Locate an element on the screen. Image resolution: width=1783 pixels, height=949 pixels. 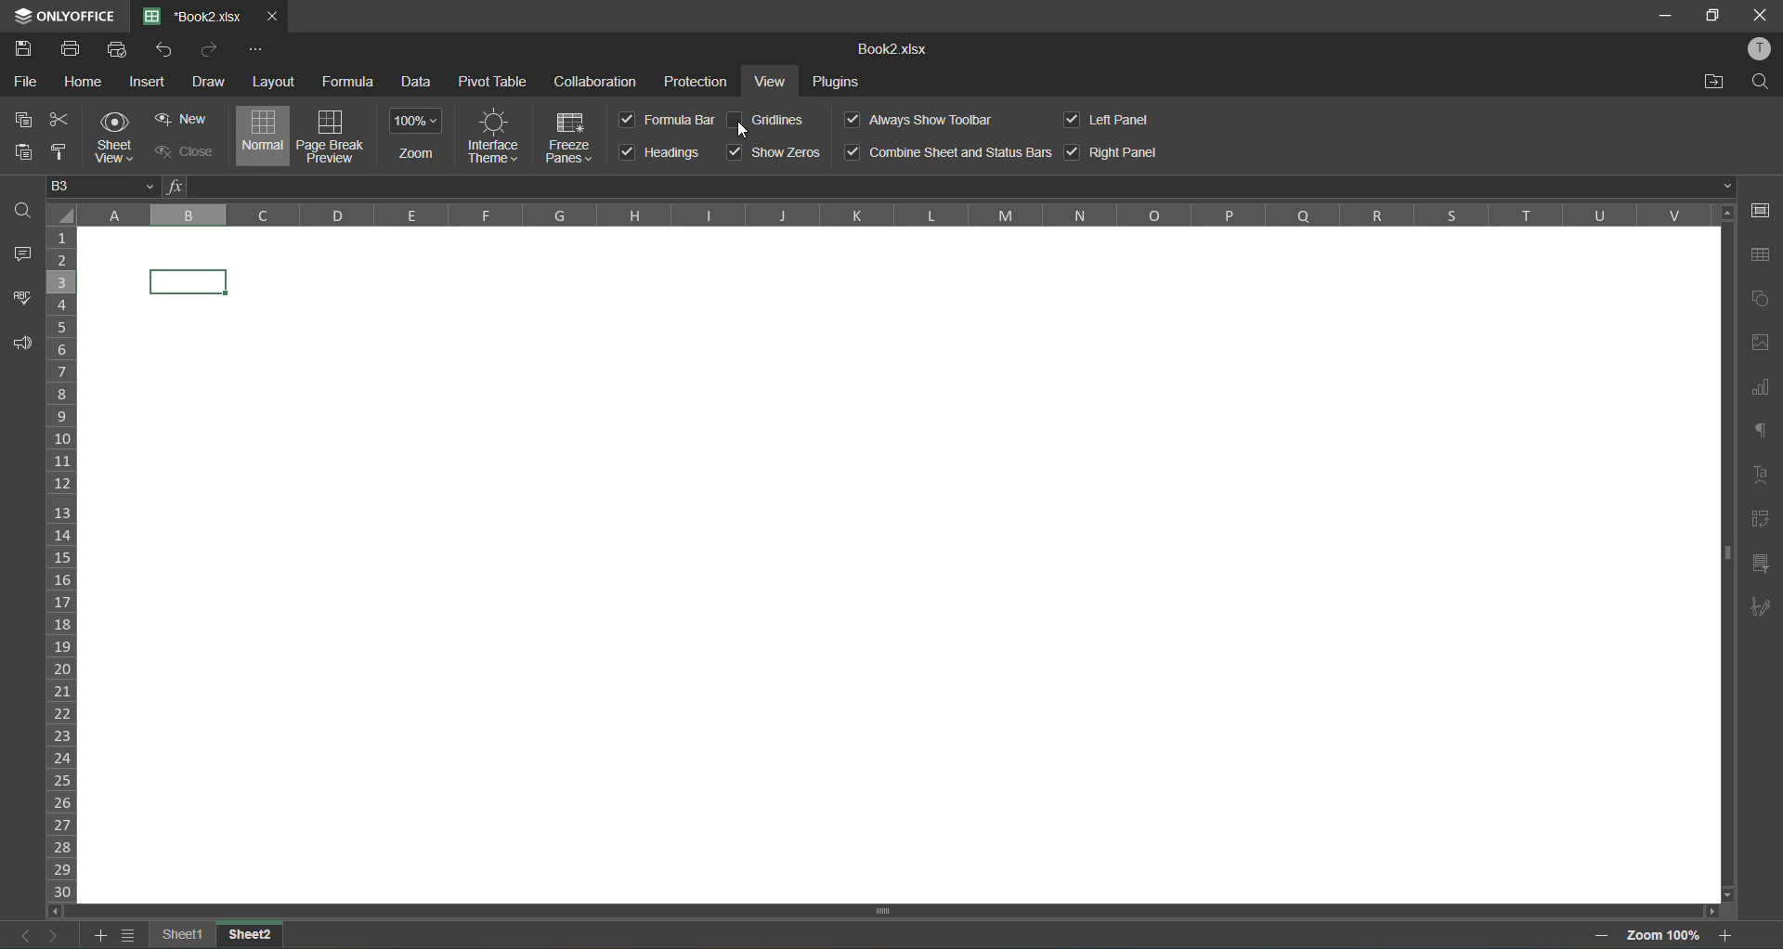
show zeros is located at coordinates (774, 151).